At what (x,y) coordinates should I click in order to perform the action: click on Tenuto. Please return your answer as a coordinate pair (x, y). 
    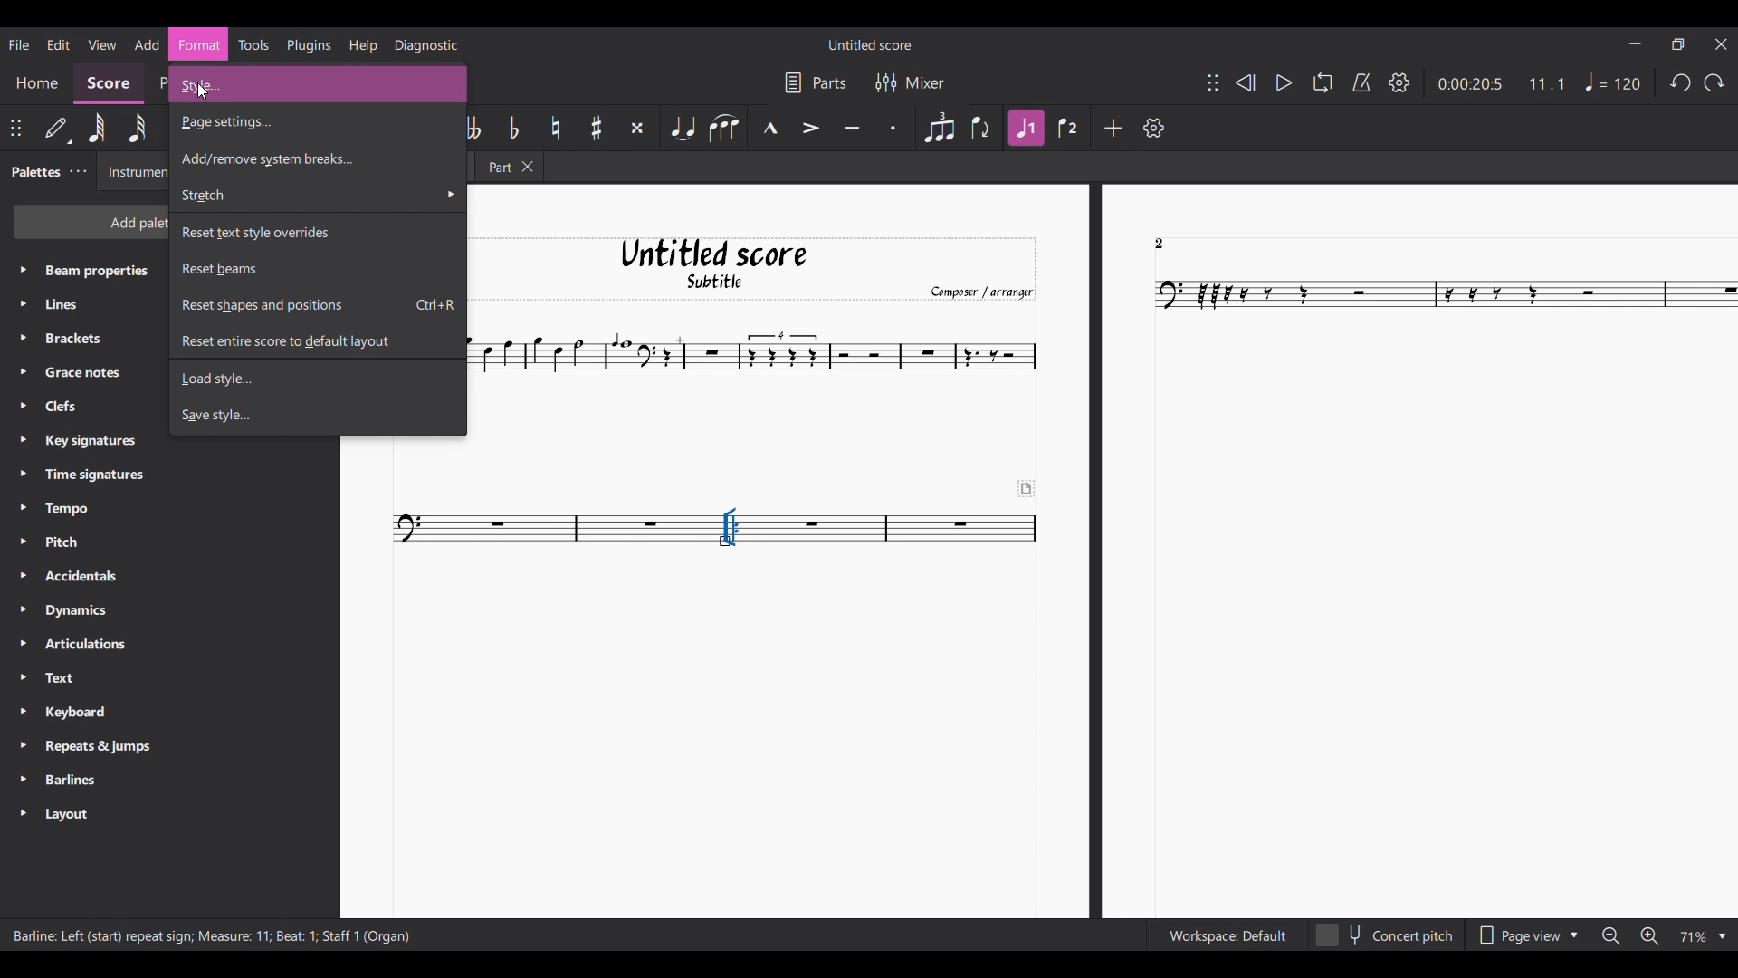
    Looking at the image, I should click on (852, 126).